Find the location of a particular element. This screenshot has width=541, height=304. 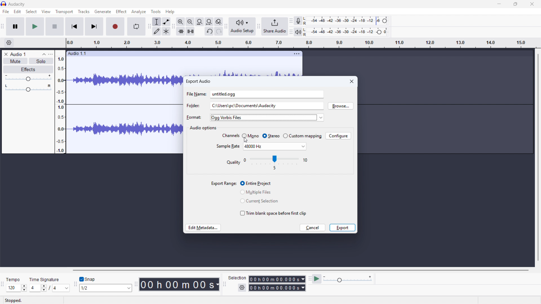

help  is located at coordinates (170, 12).